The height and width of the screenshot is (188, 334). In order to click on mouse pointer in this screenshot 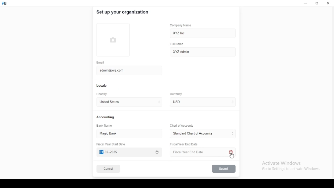, I will do `click(230, 156)`.